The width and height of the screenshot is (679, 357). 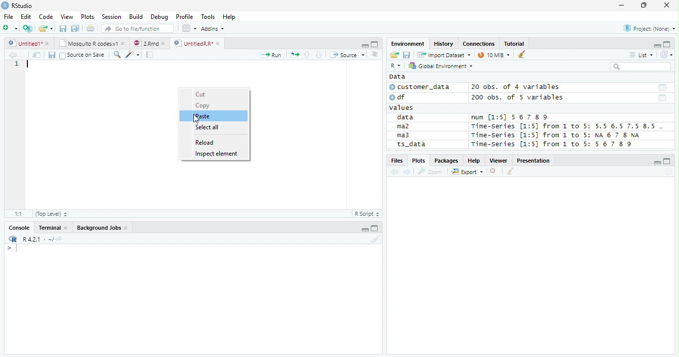 What do you see at coordinates (441, 66) in the screenshot?
I see `Global Environment` at bounding box center [441, 66].